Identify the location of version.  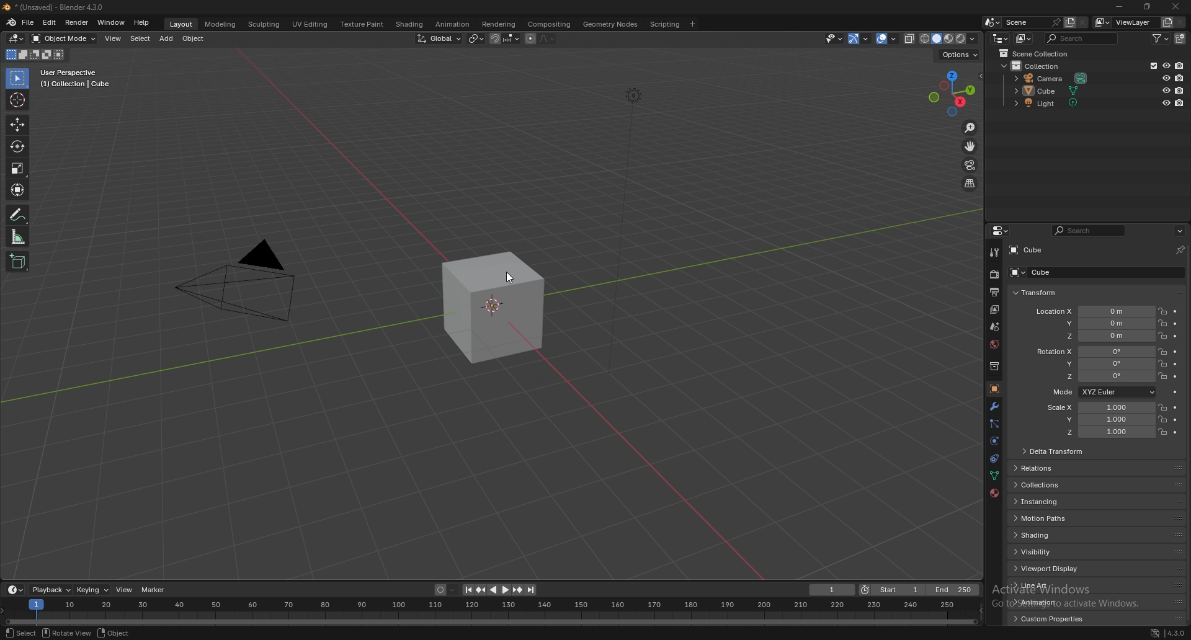
(1177, 633).